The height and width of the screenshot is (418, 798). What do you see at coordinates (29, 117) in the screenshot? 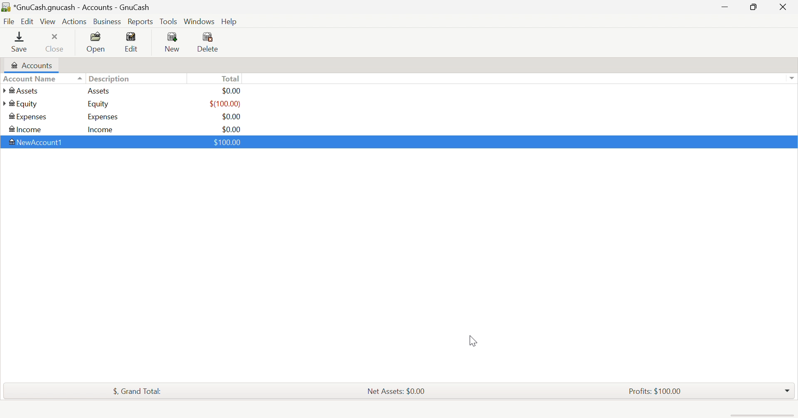
I see `Expenses` at bounding box center [29, 117].